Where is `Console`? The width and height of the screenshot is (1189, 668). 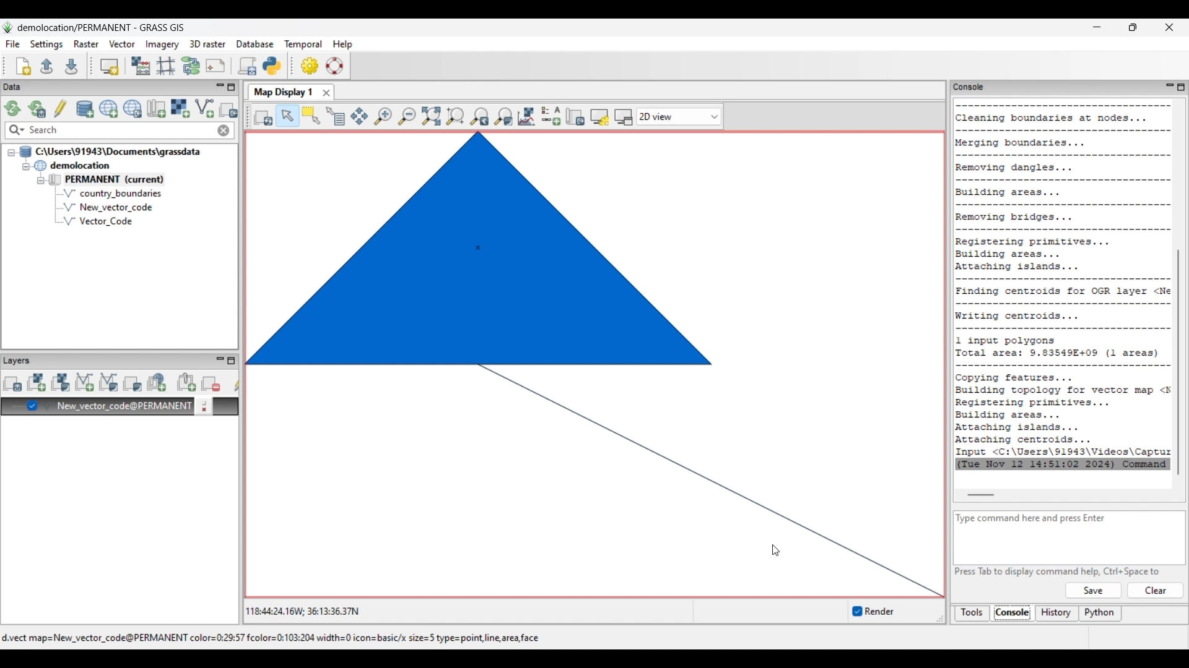
Console is located at coordinates (1013, 614).